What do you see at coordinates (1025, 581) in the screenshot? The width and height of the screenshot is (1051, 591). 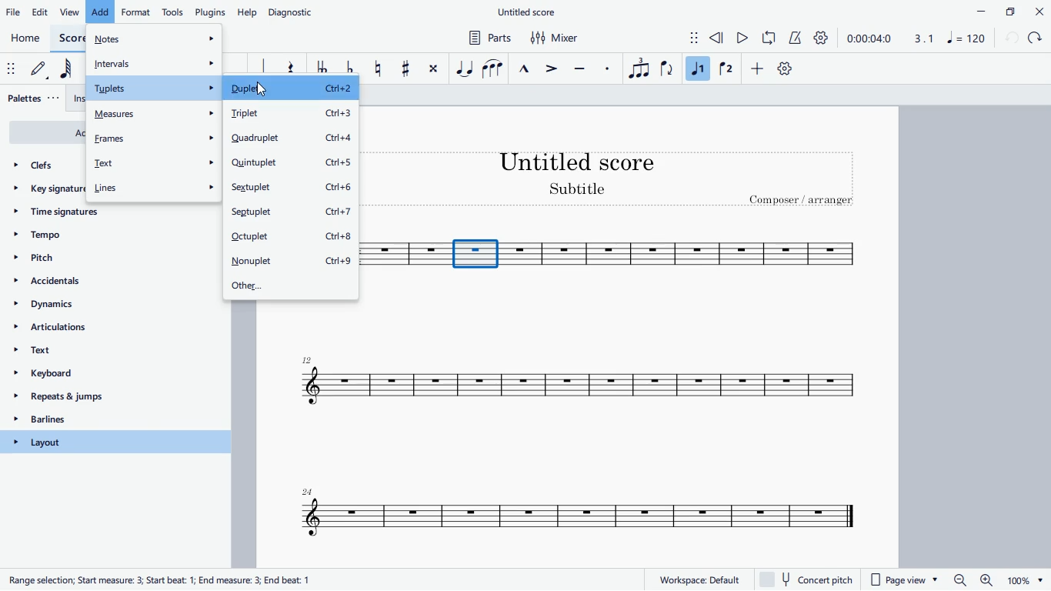 I see `page zoom level` at bounding box center [1025, 581].